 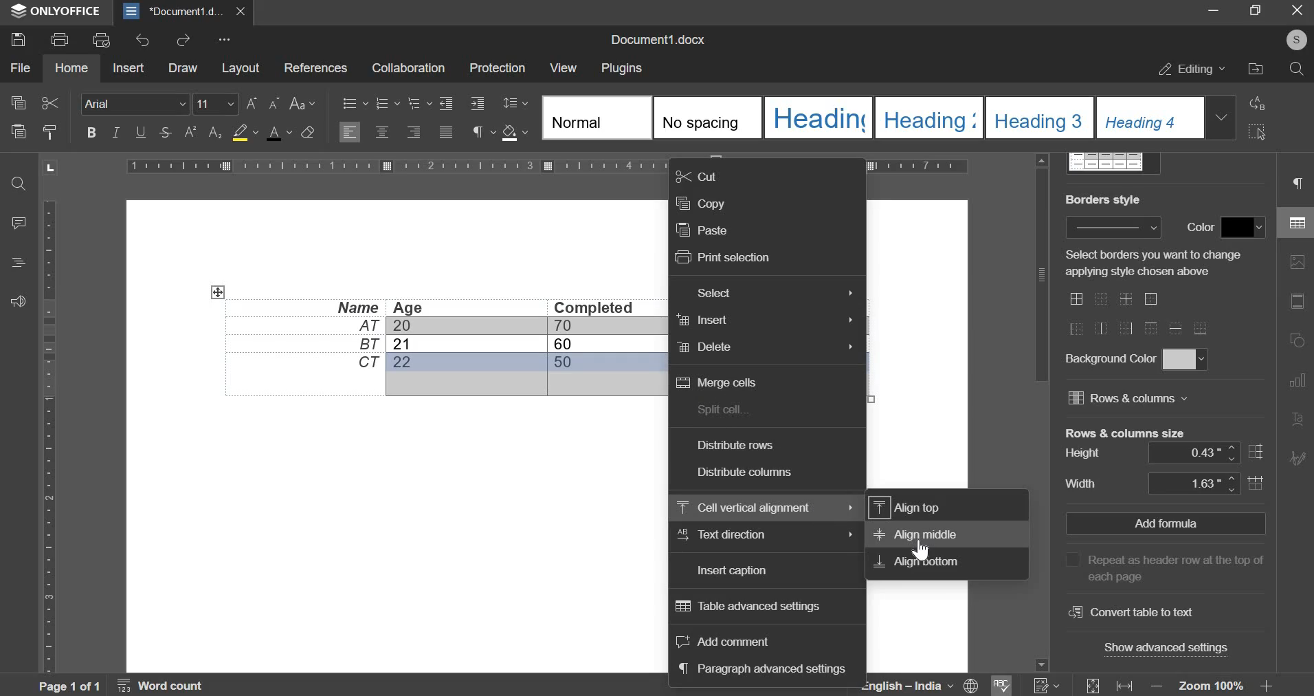 I want to click on copy style, so click(x=51, y=131).